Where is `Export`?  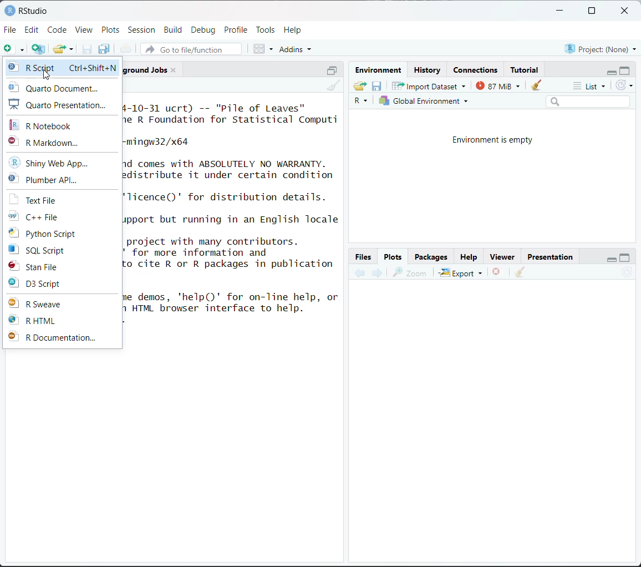
Export is located at coordinates (461, 272).